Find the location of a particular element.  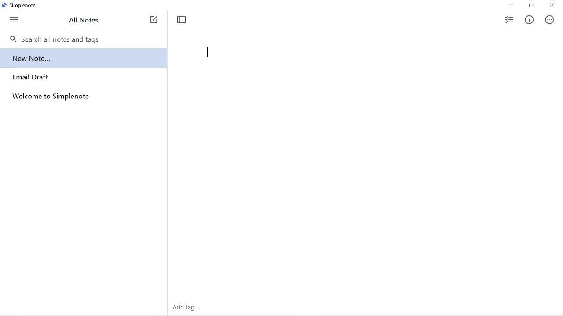

Close is located at coordinates (552, 6).